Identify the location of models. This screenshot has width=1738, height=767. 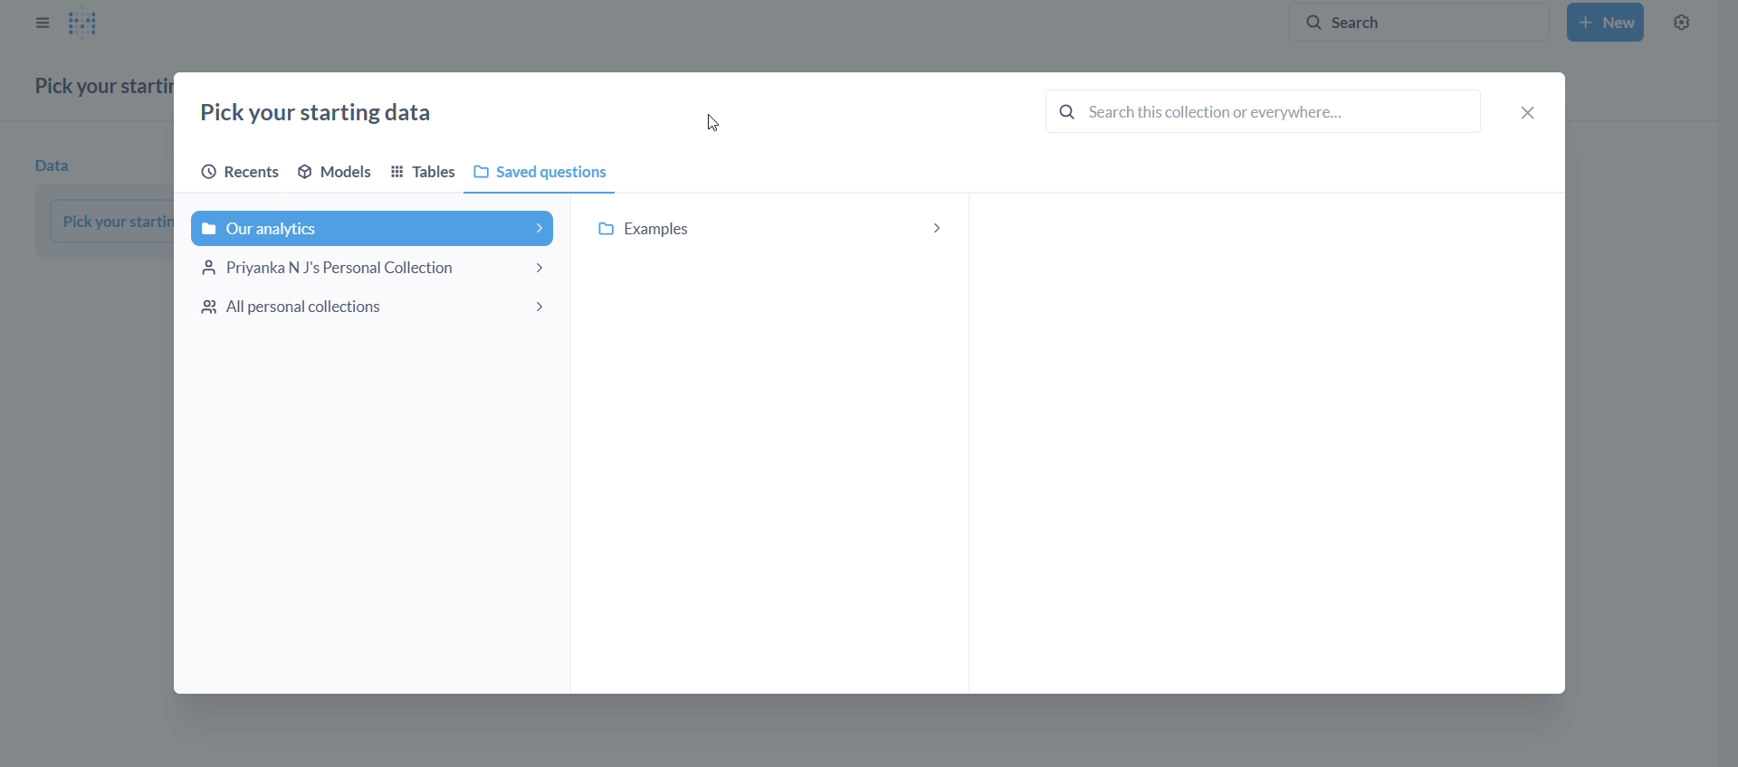
(339, 171).